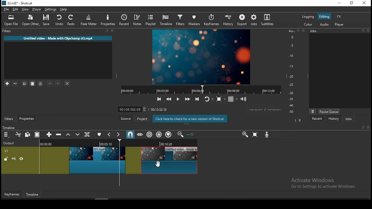  Describe the element at coordinates (190, 119) in the screenshot. I see `Click here to check for a new version of Shotcut.` at that location.